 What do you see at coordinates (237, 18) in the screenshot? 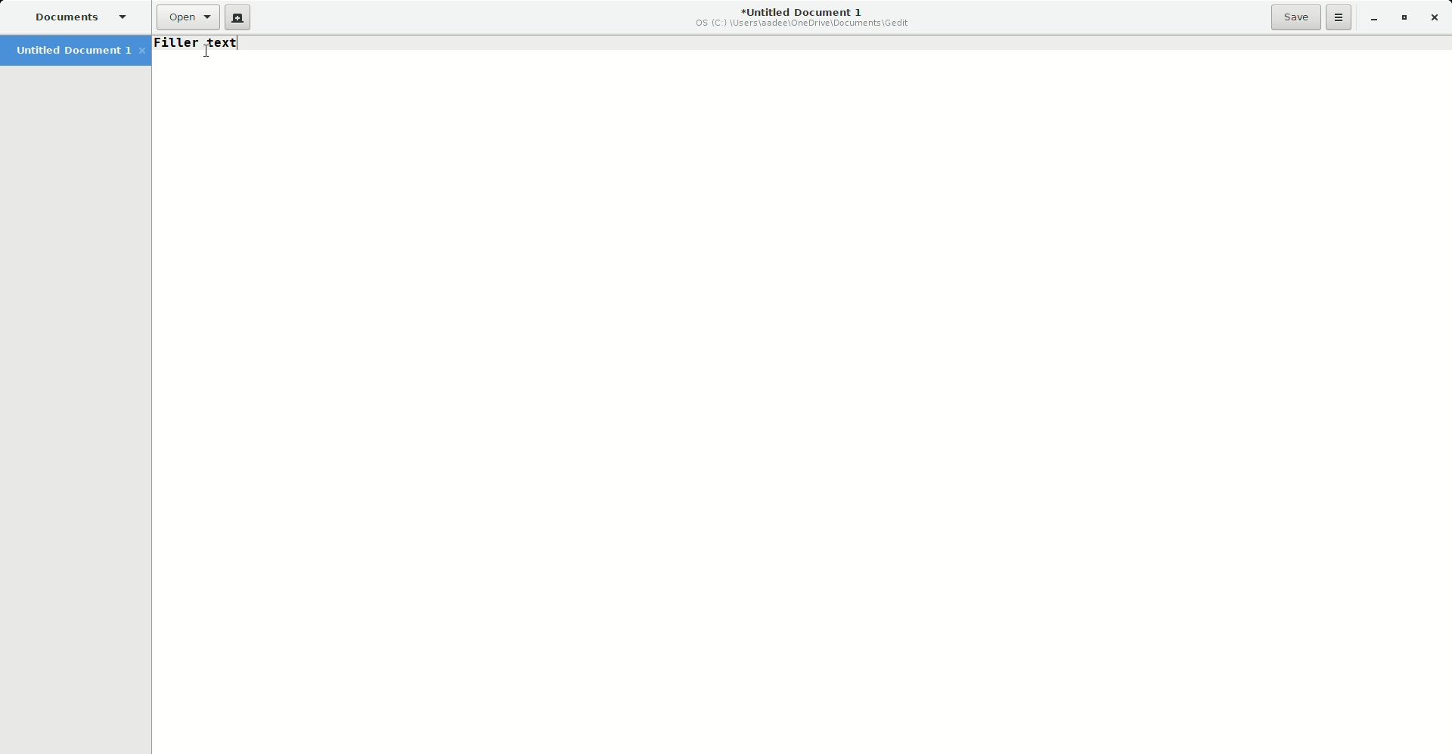
I see `New` at bounding box center [237, 18].